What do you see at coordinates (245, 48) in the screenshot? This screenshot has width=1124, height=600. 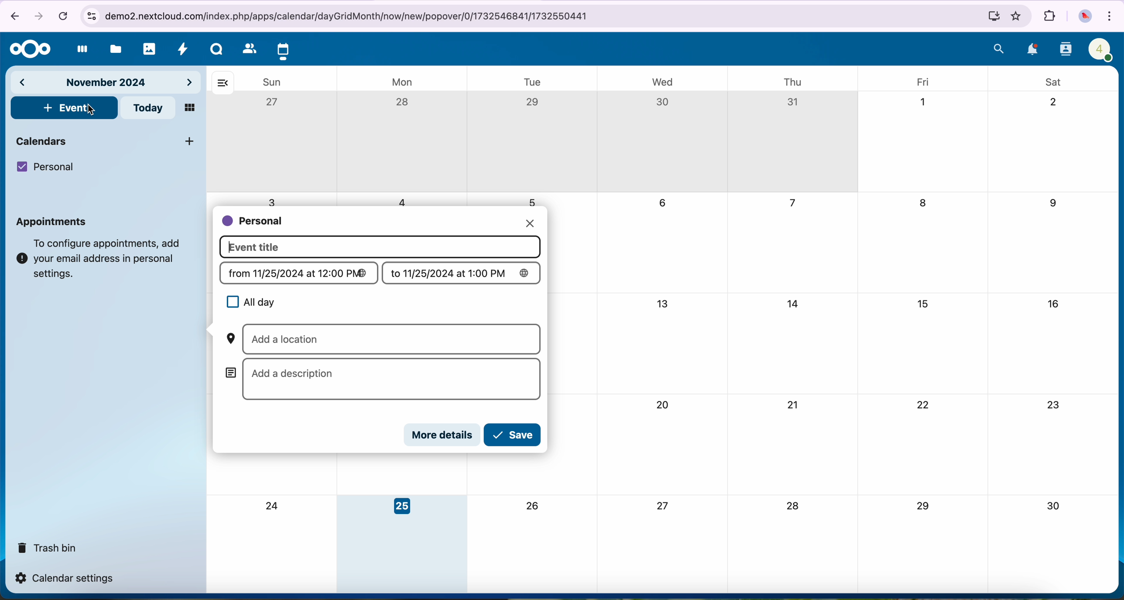 I see `contacts` at bounding box center [245, 48].